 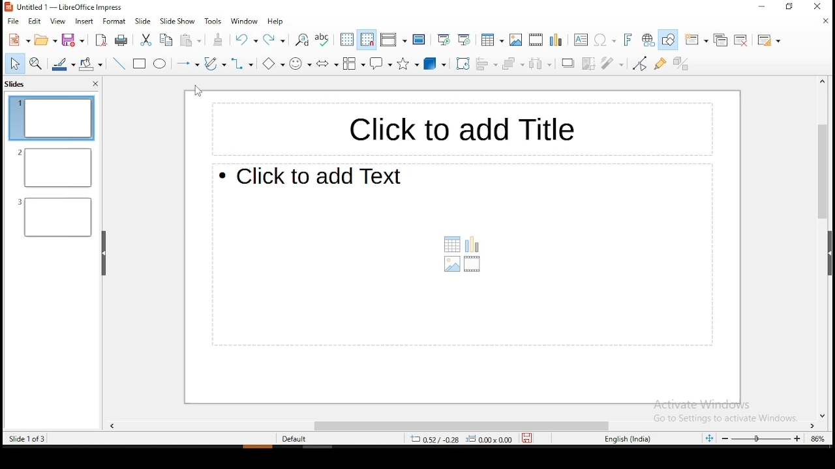 What do you see at coordinates (15, 83) in the screenshot?
I see `slides` at bounding box center [15, 83].